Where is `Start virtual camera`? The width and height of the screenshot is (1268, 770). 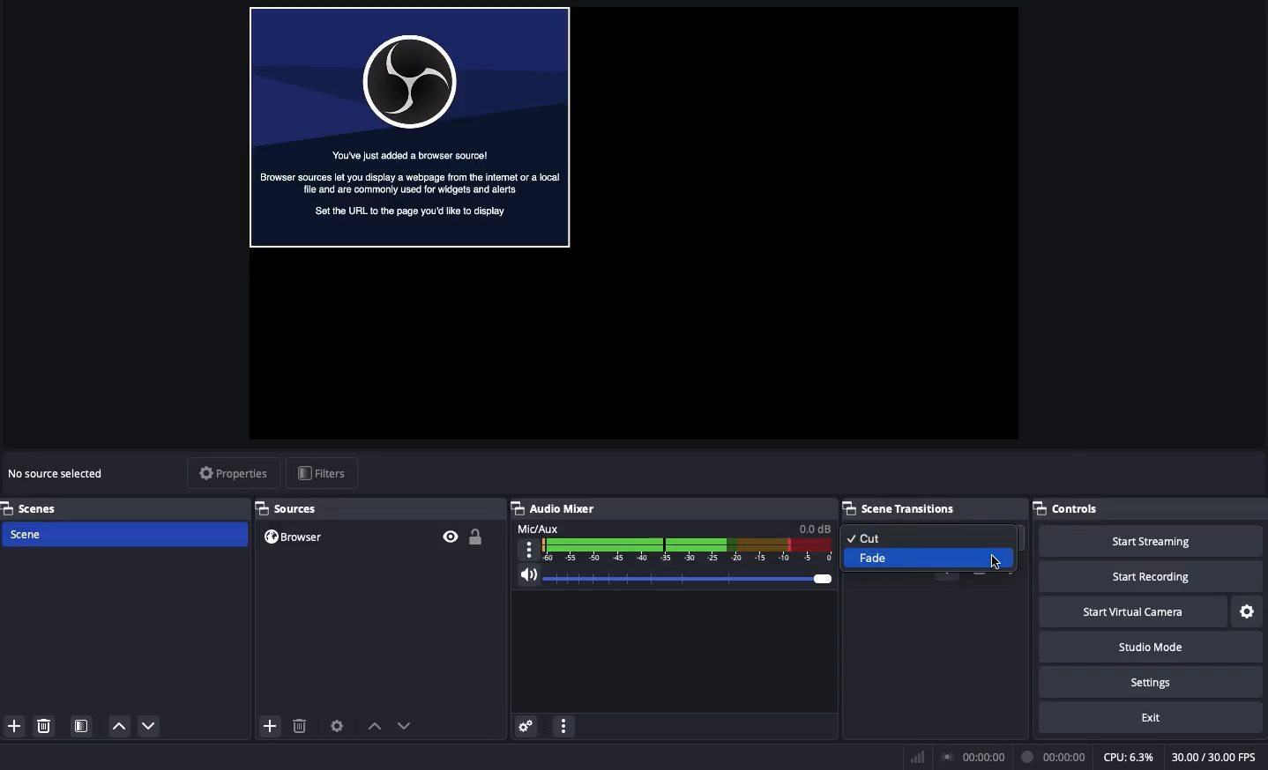 Start virtual camera is located at coordinates (1130, 613).